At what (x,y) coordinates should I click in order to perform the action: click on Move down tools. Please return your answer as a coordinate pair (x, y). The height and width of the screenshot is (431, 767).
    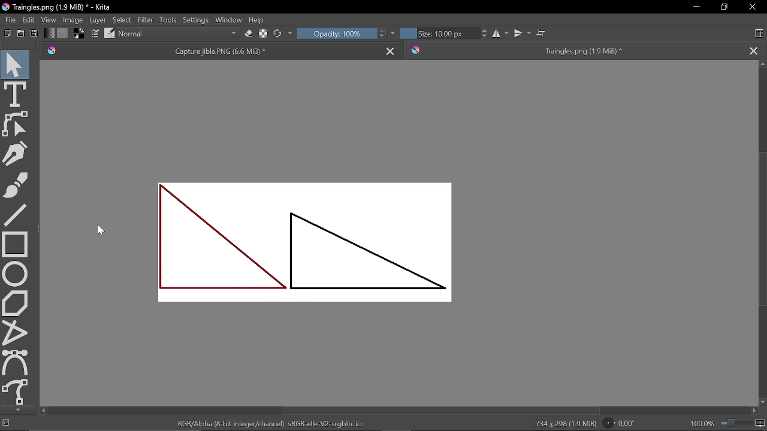
    Looking at the image, I should click on (17, 409).